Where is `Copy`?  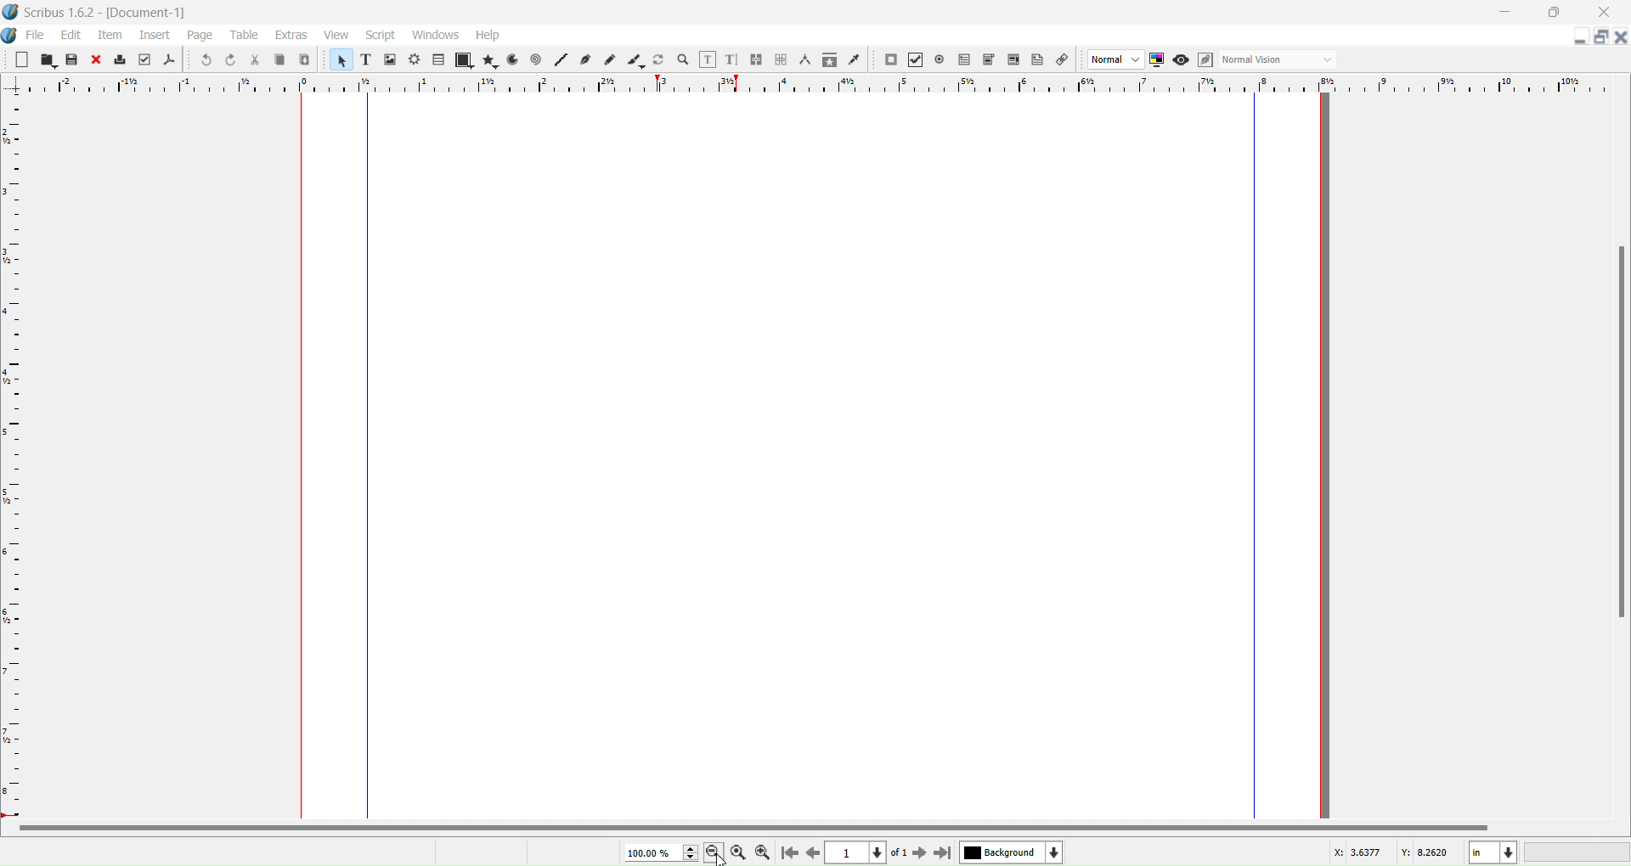
Copy is located at coordinates (279, 60).